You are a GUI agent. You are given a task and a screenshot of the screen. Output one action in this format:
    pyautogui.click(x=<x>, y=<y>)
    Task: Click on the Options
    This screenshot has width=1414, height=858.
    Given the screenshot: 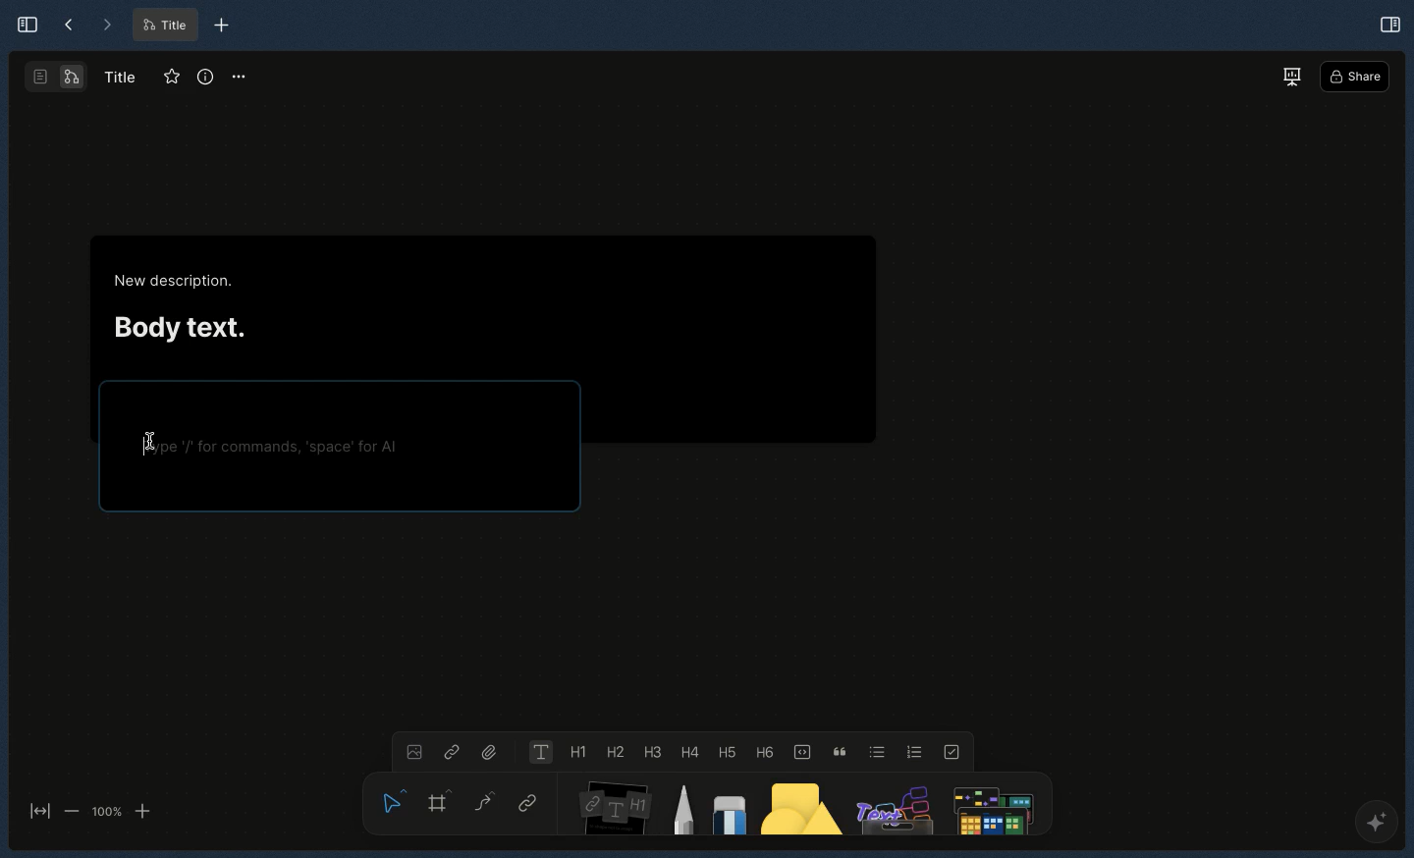 What is the action you would take?
    pyautogui.click(x=240, y=76)
    